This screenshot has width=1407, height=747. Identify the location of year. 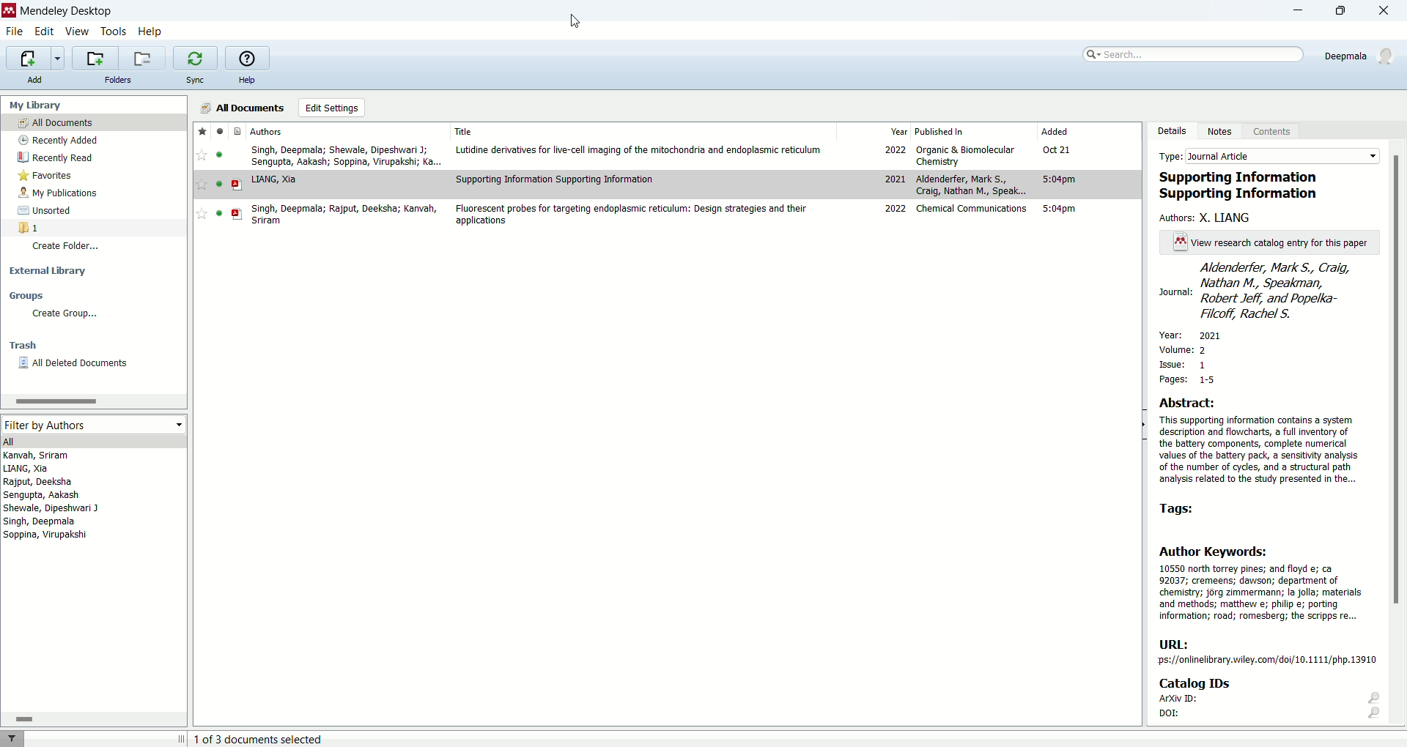
(900, 130).